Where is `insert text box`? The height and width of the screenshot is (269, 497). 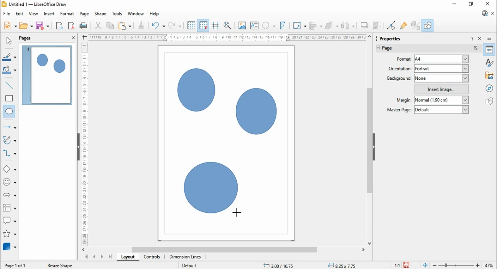 insert text box is located at coordinates (254, 25).